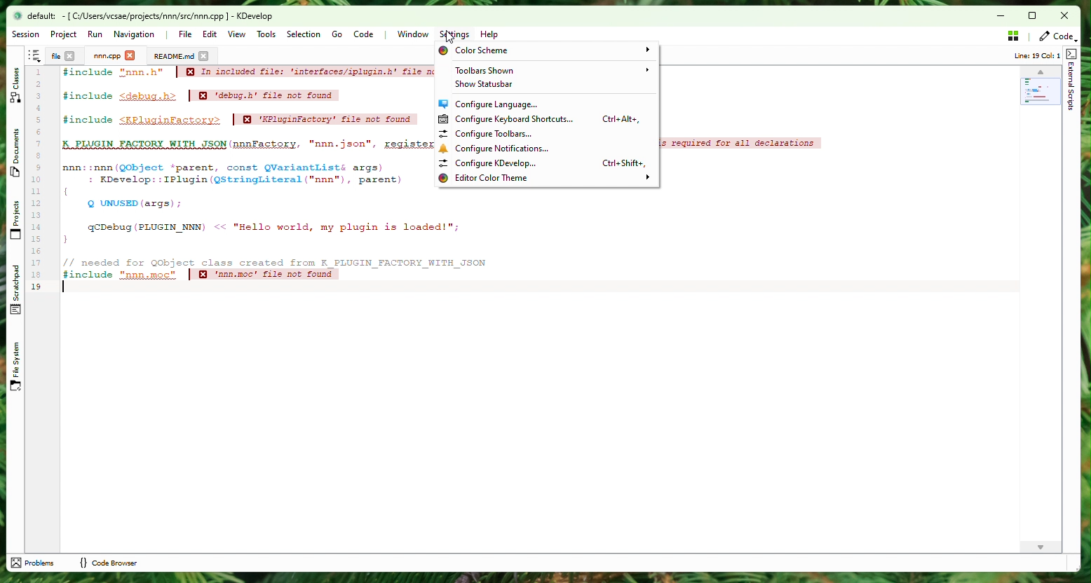 The image size is (1091, 583). Describe the element at coordinates (94, 34) in the screenshot. I see `Run` at that location.